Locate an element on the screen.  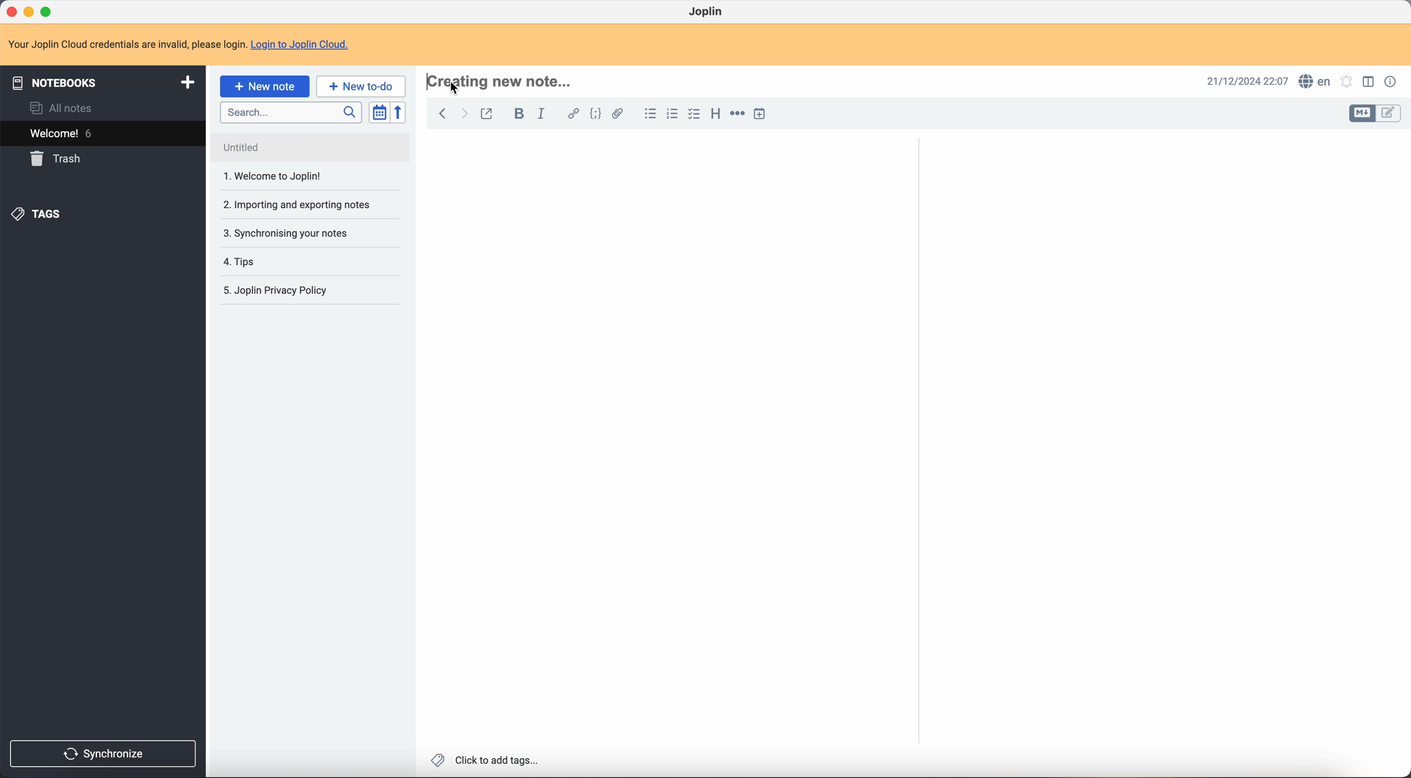
foward is located at coordinates (464, 114).